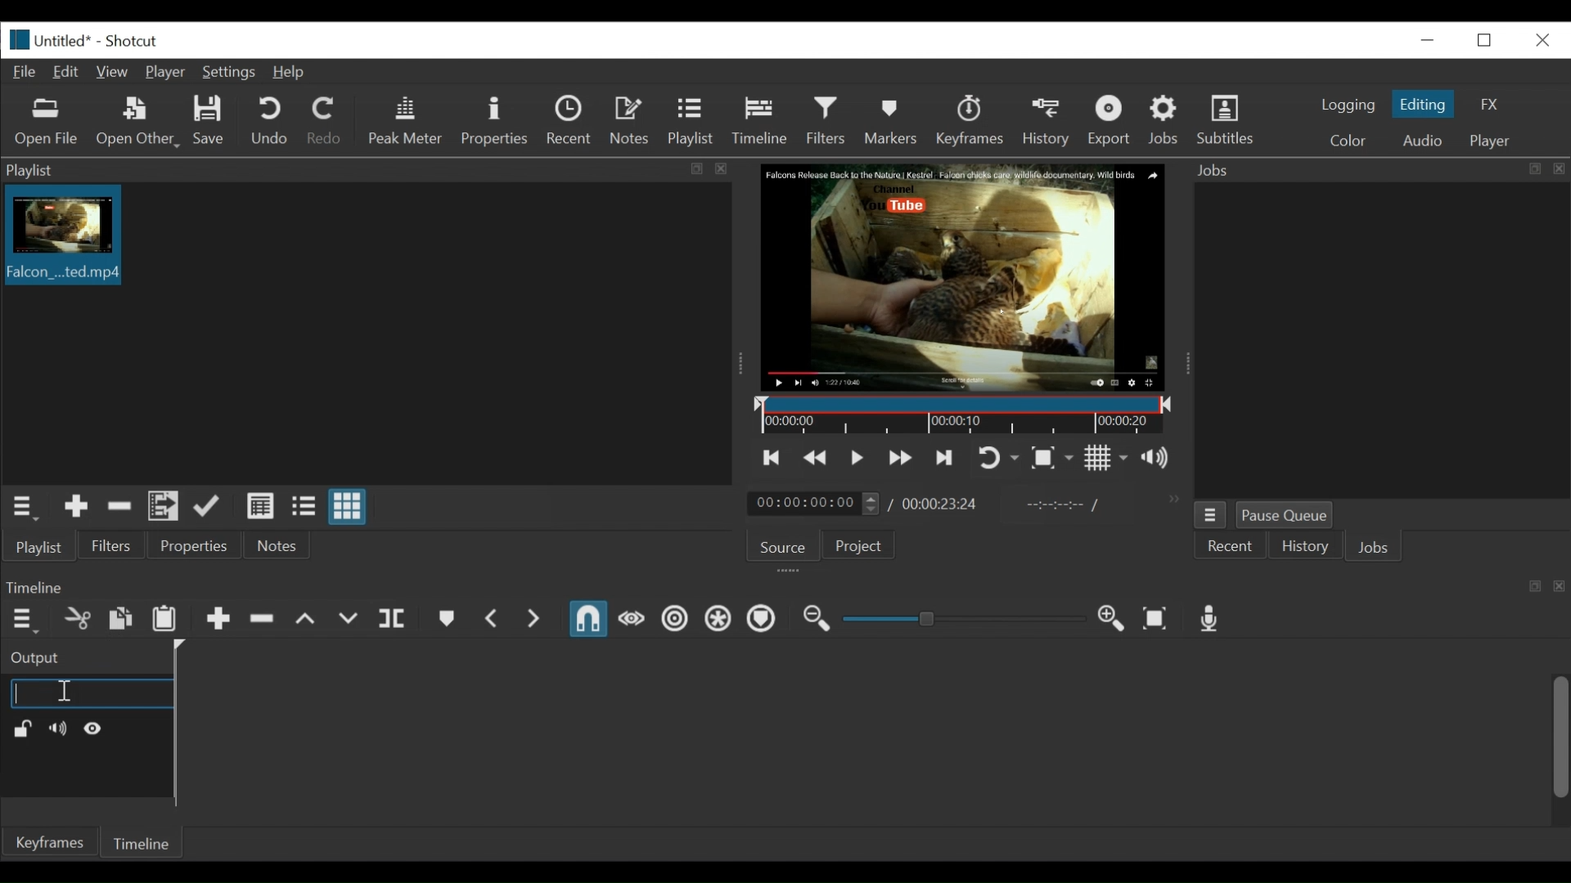 This screenshot has height=883, width=1571. I want to click on Shotxcut, so click(135, 41).